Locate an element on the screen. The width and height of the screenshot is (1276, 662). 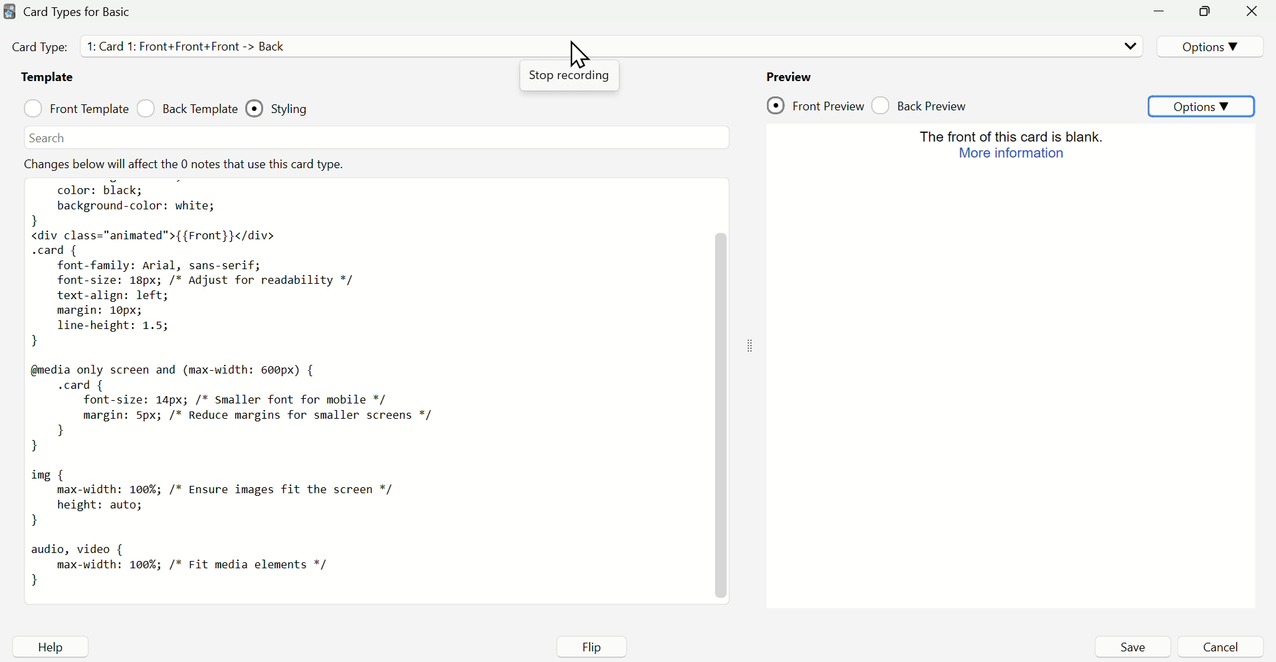
Code is located at coordinates (367, 377).